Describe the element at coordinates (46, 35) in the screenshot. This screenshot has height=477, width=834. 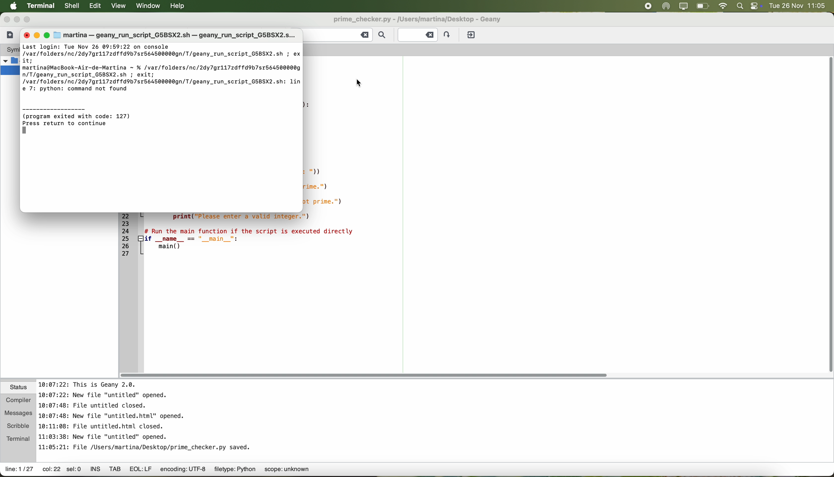
I see `maximize` at that location.